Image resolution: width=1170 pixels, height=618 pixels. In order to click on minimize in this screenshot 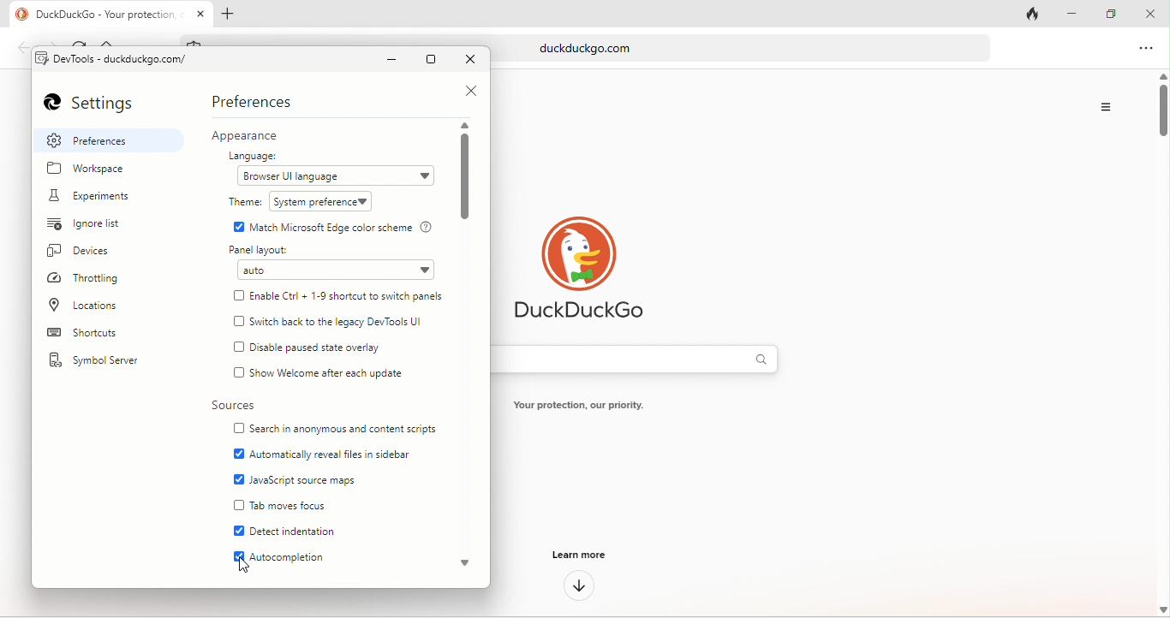, I will do `click(395, 60)`.